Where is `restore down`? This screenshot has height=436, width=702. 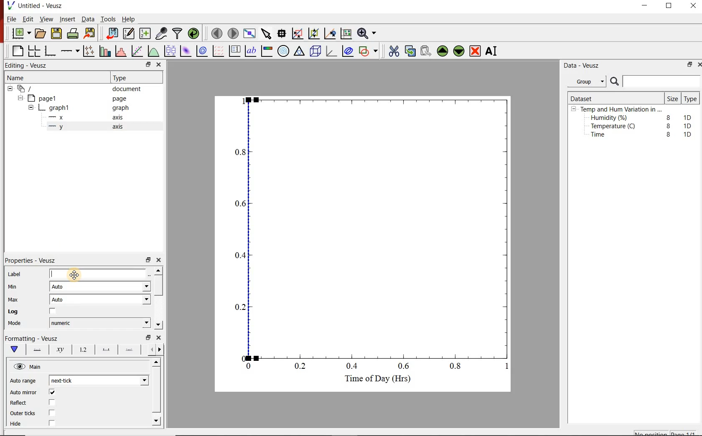
restore down is located at coordinates (147, 337).